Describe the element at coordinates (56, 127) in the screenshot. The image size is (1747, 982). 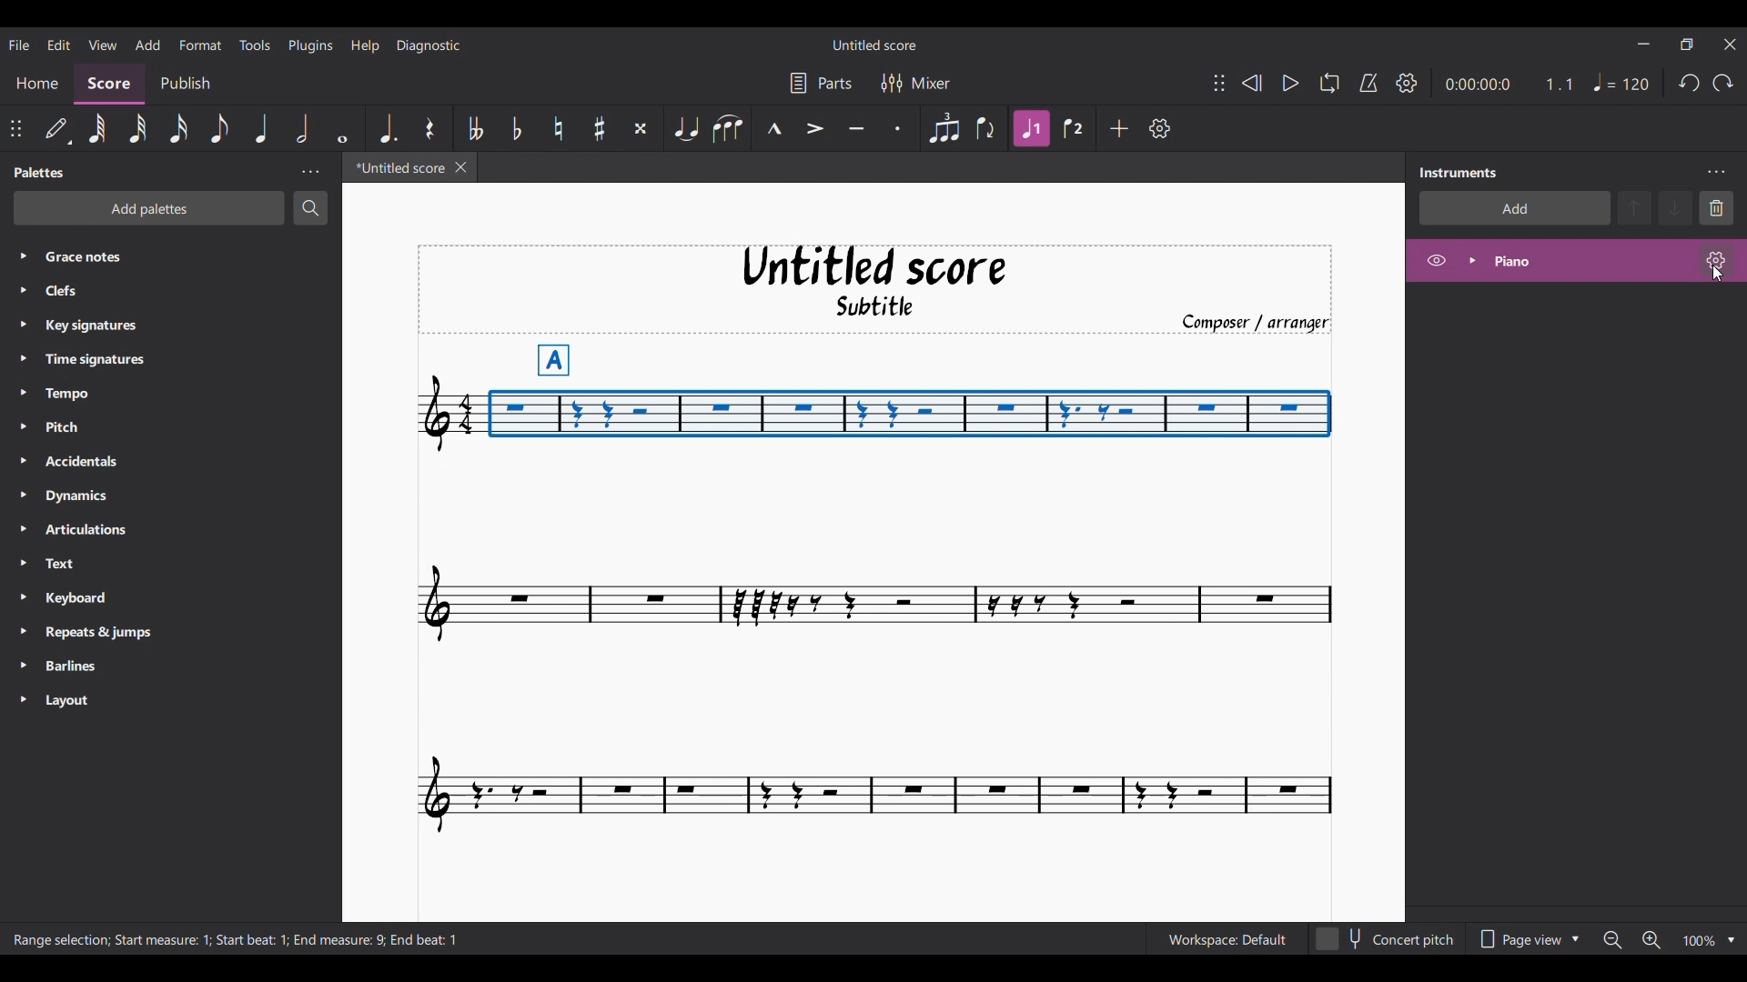
I see `Default` at that location.